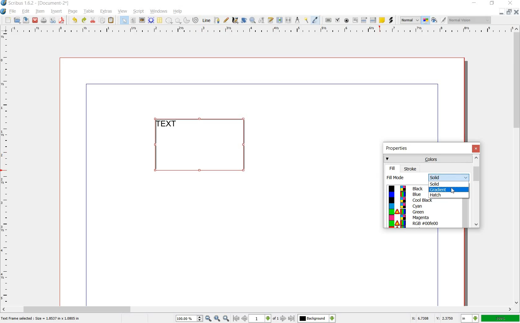 This screenshot has width=520, height=323. I want to click on restore, so click(492, 4).